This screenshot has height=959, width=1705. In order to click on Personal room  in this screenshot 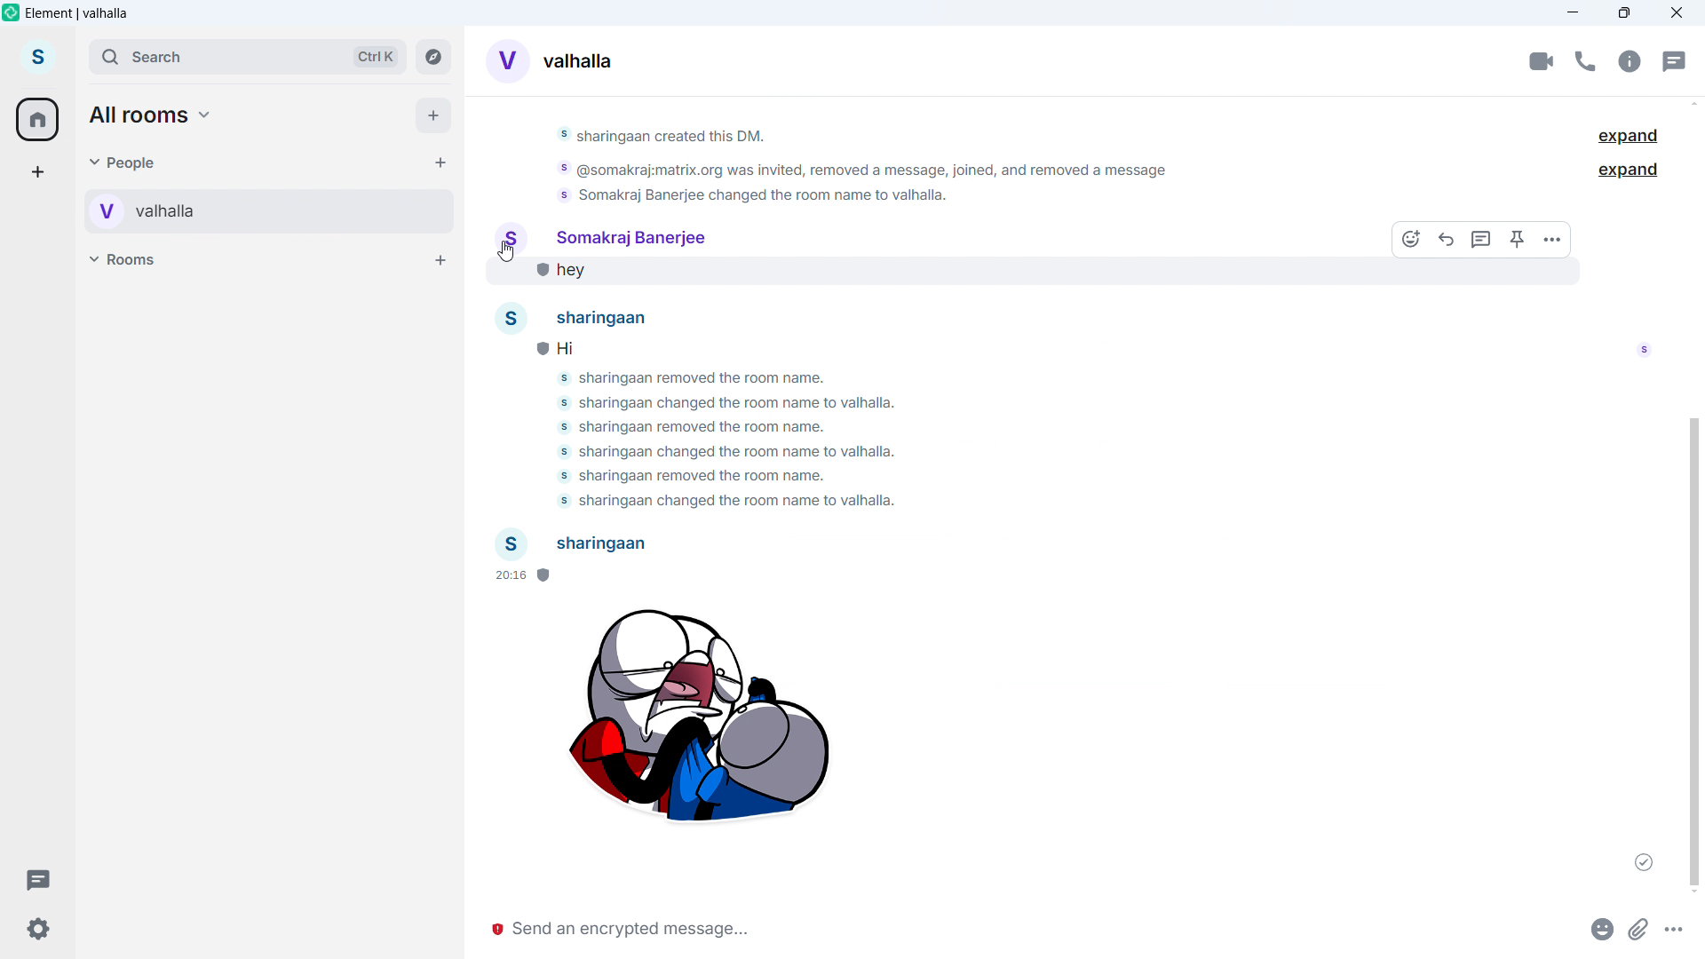, I will do `click(212, 211)`.